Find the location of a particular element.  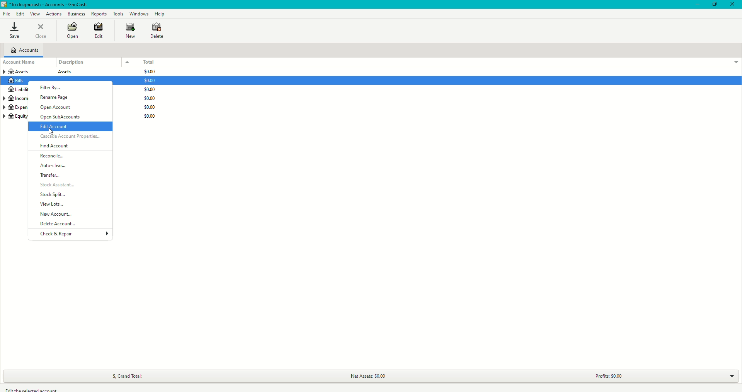

New Account is located at coordinates (59, 214).